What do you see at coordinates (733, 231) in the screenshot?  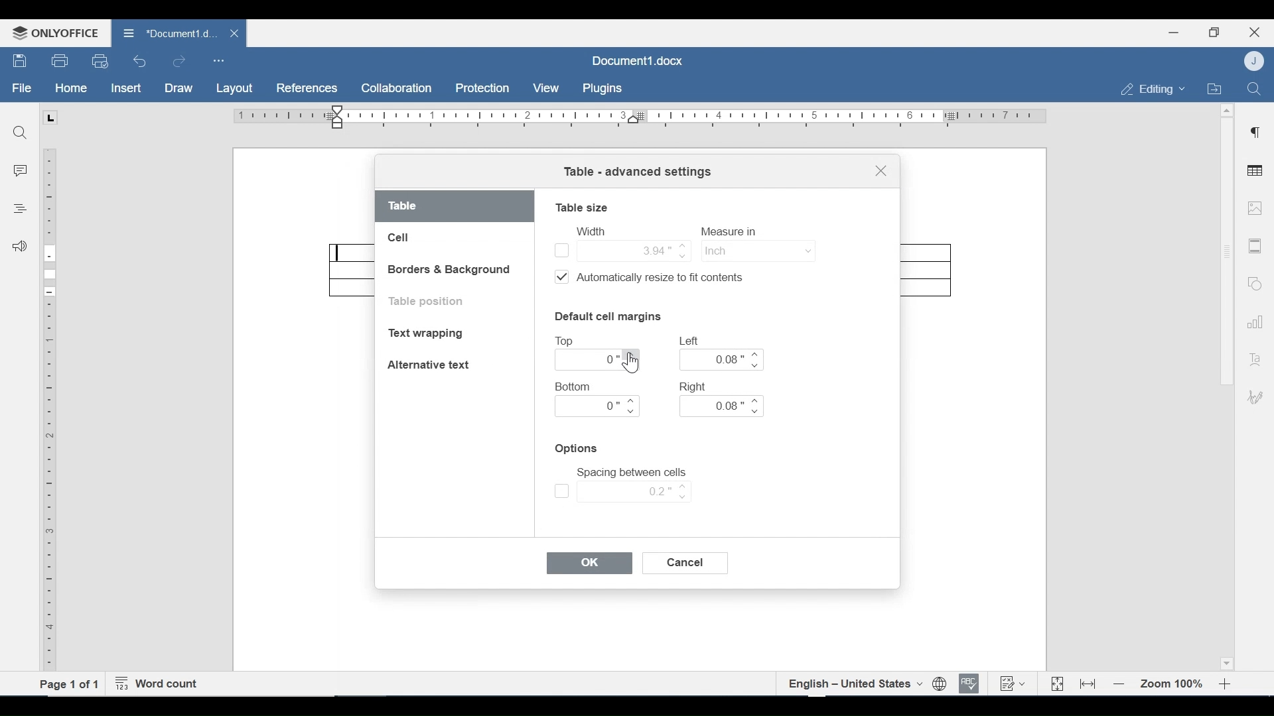 I see `Measure in` at bounding box center [733, 231].